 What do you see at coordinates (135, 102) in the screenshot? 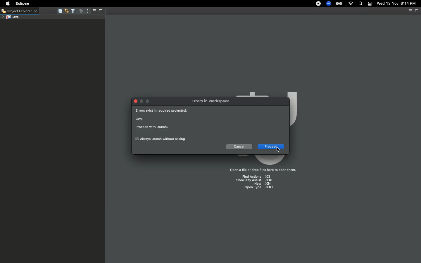
I see `Close` at bounding box center [135, 102].